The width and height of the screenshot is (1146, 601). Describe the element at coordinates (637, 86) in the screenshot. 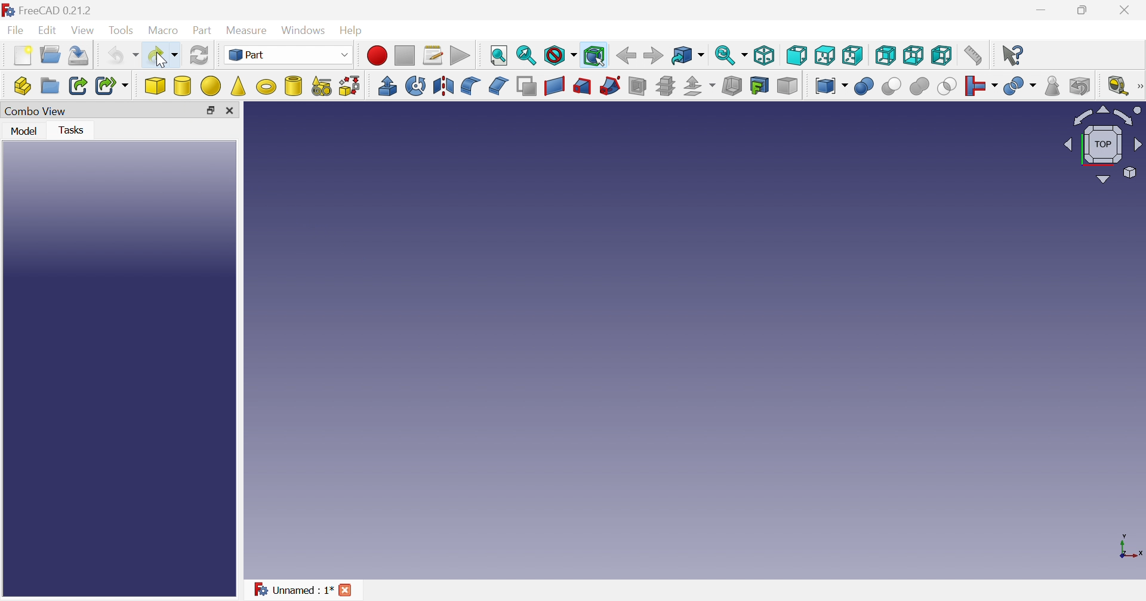

I see `Section` at that location.